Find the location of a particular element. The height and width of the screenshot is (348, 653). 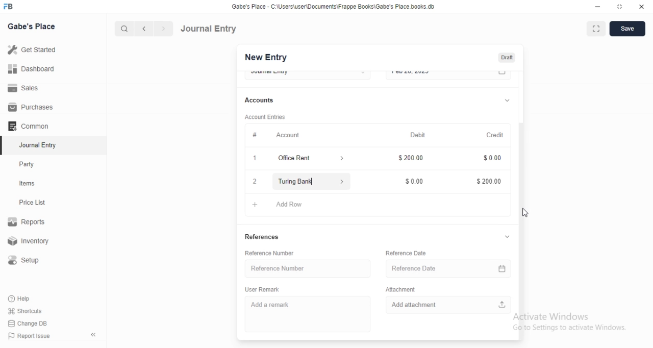

tems is located at coordinates (31, 184).